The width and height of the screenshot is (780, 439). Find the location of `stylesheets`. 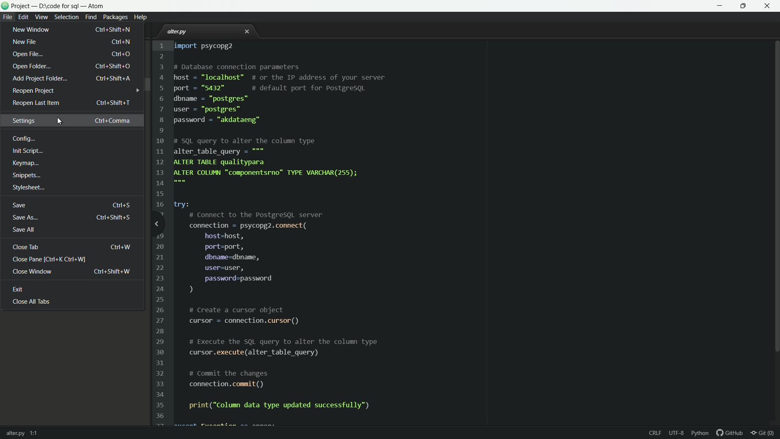

stylesheets is located at coordinates (29, 188).